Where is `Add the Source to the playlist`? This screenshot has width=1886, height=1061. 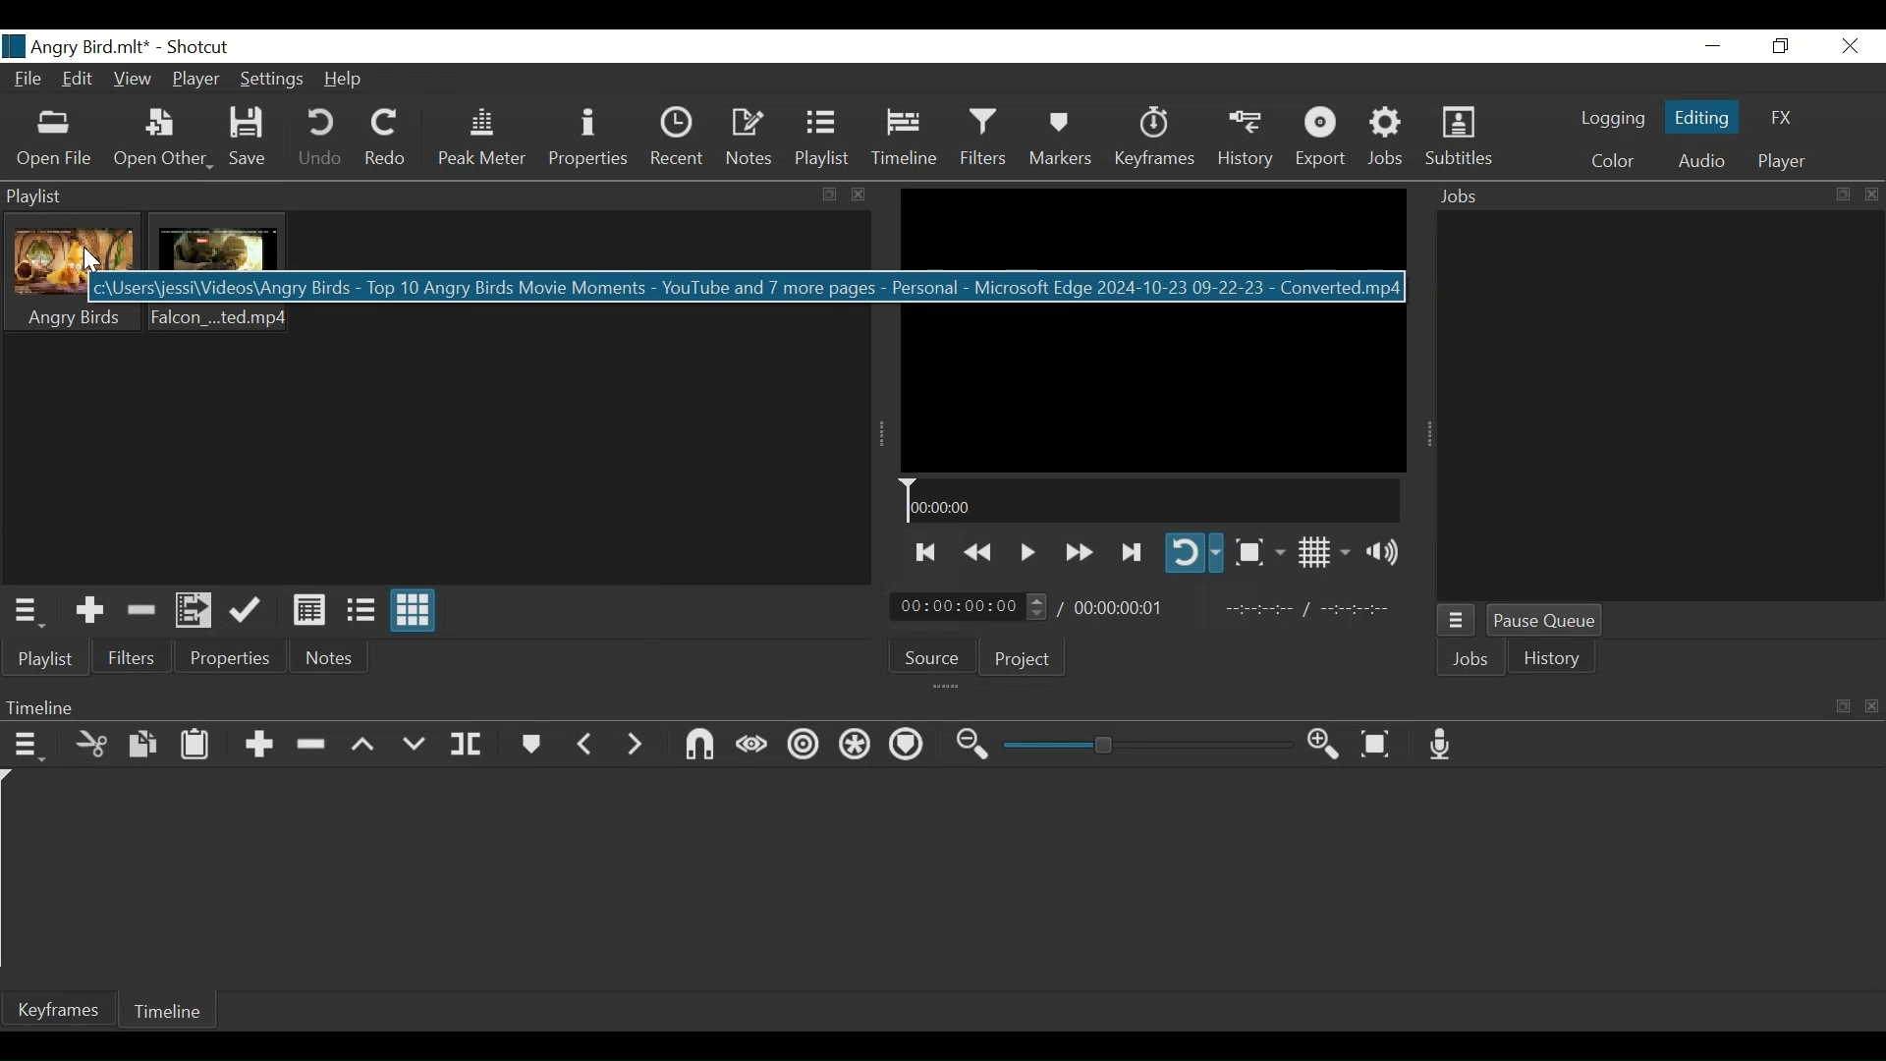
Add the Source to the playlist is located at coordinates (86, 610).